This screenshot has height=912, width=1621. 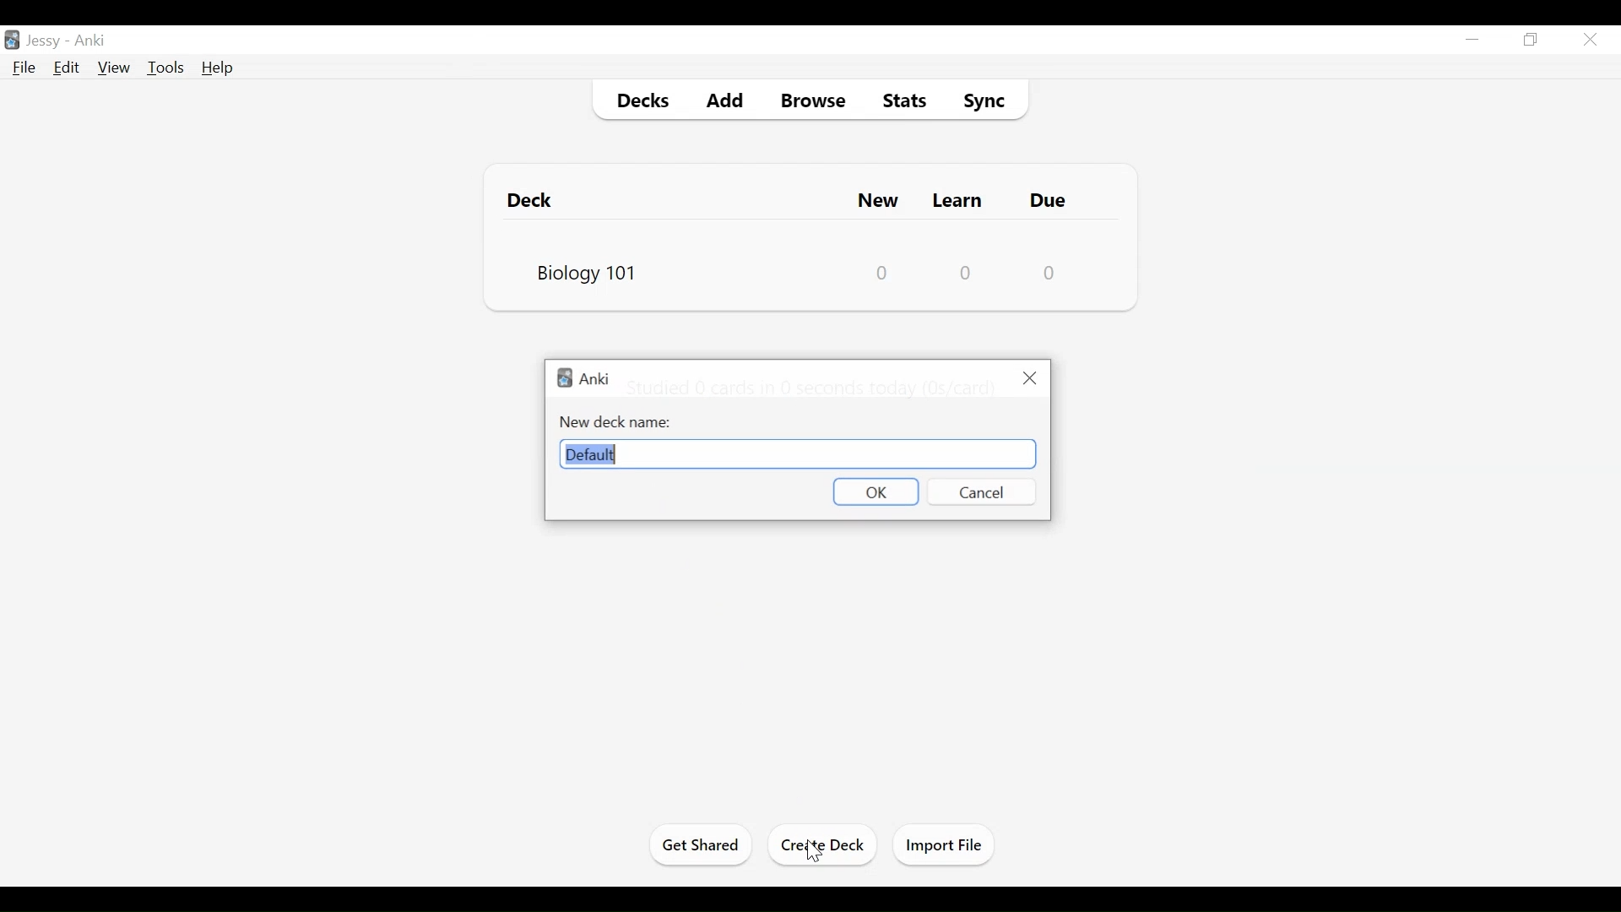 What do you see at coordinates (1472, 38) in the screenshot?
I see `minimize` at bounding box center [1472, 38].